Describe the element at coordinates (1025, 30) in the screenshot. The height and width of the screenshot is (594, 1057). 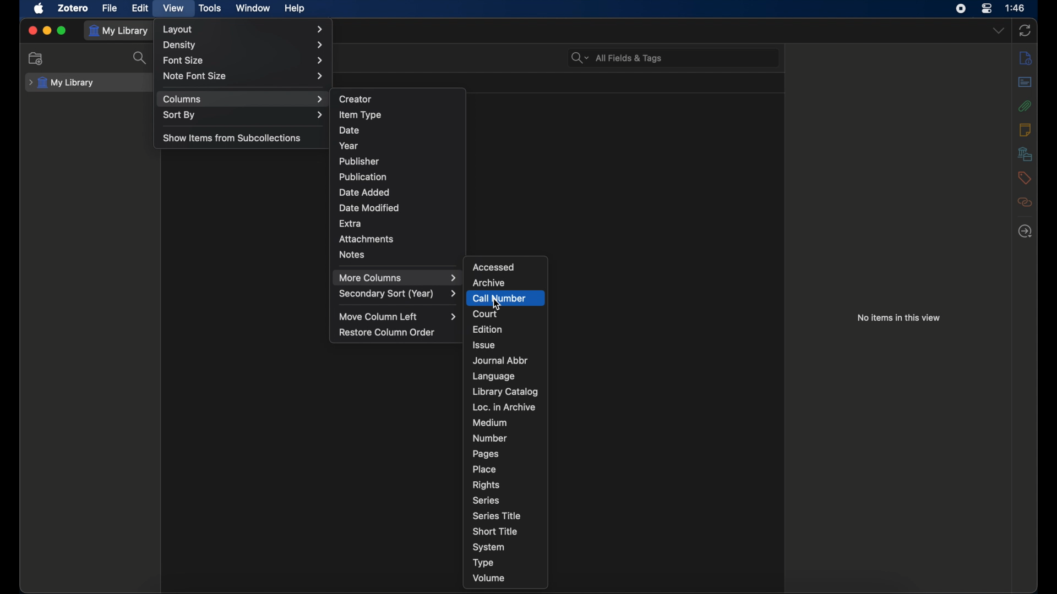
I see `sync` at that location.